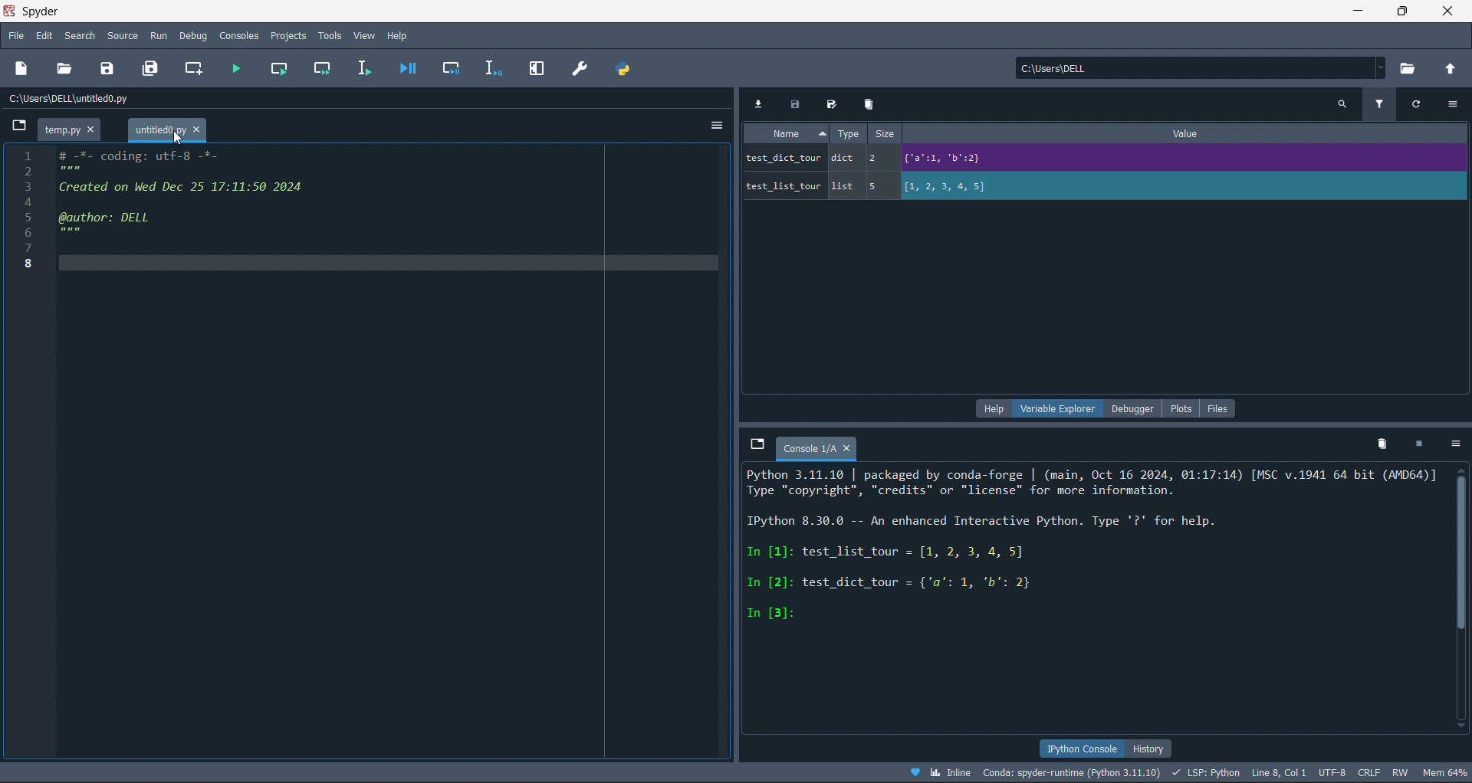  Describe the element at coordinates (78, 36) in the screenshot. I see `search` at that location.